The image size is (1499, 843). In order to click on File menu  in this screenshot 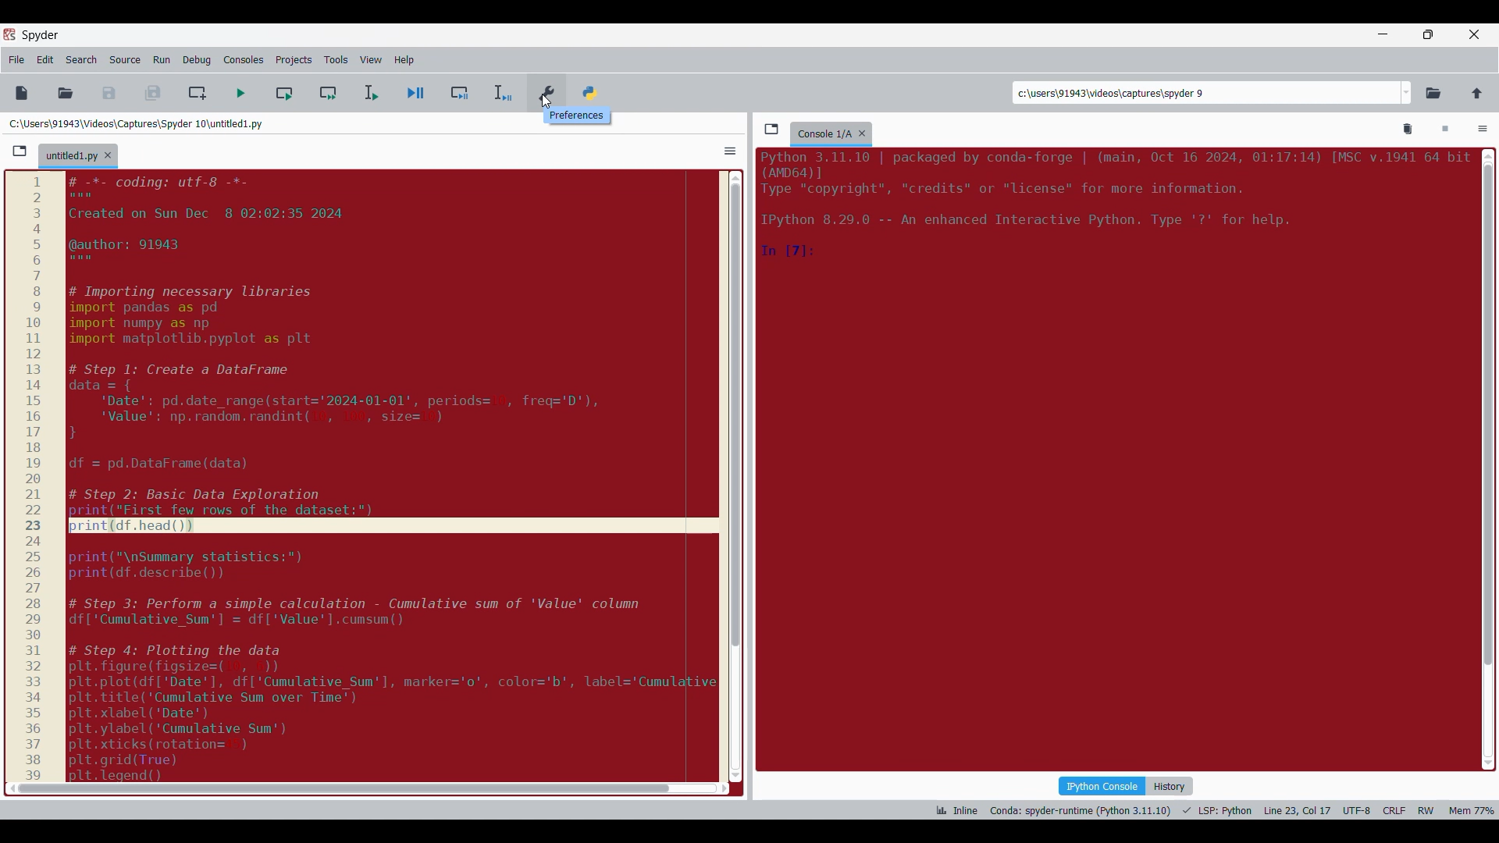, I will do `click(16, 60)`.